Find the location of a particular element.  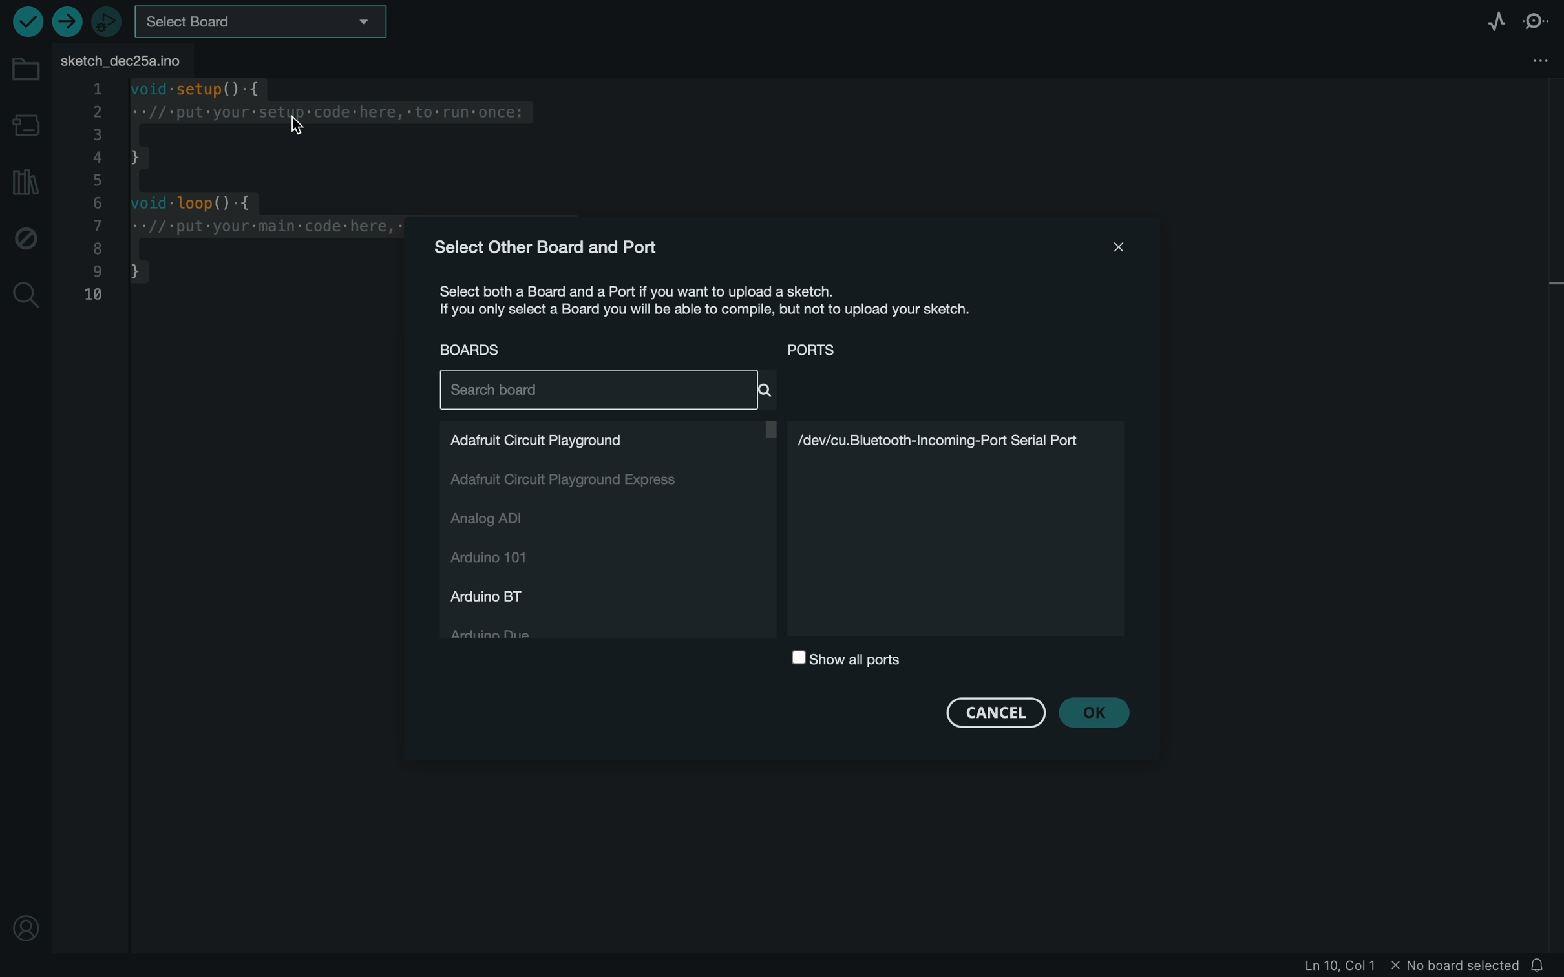

cancel is located at coordinates (996, 709).